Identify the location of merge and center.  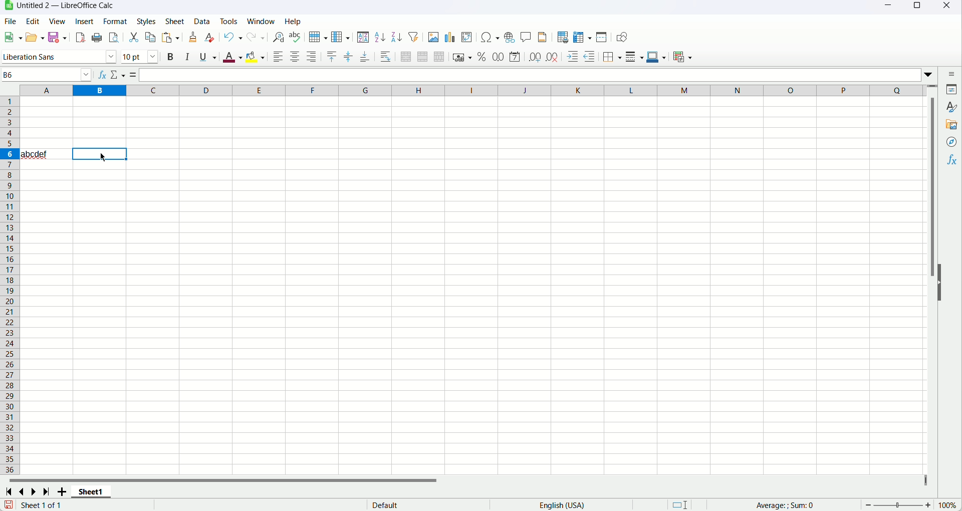
(405, 57).